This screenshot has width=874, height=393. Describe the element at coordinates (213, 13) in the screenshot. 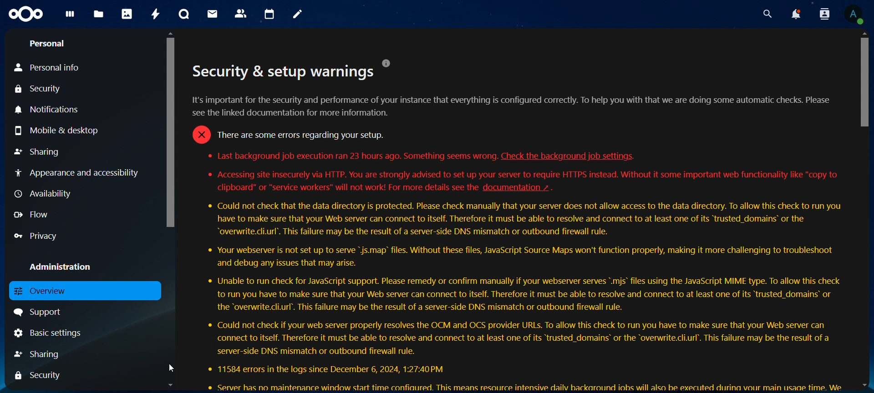

I see `mail` at that location.